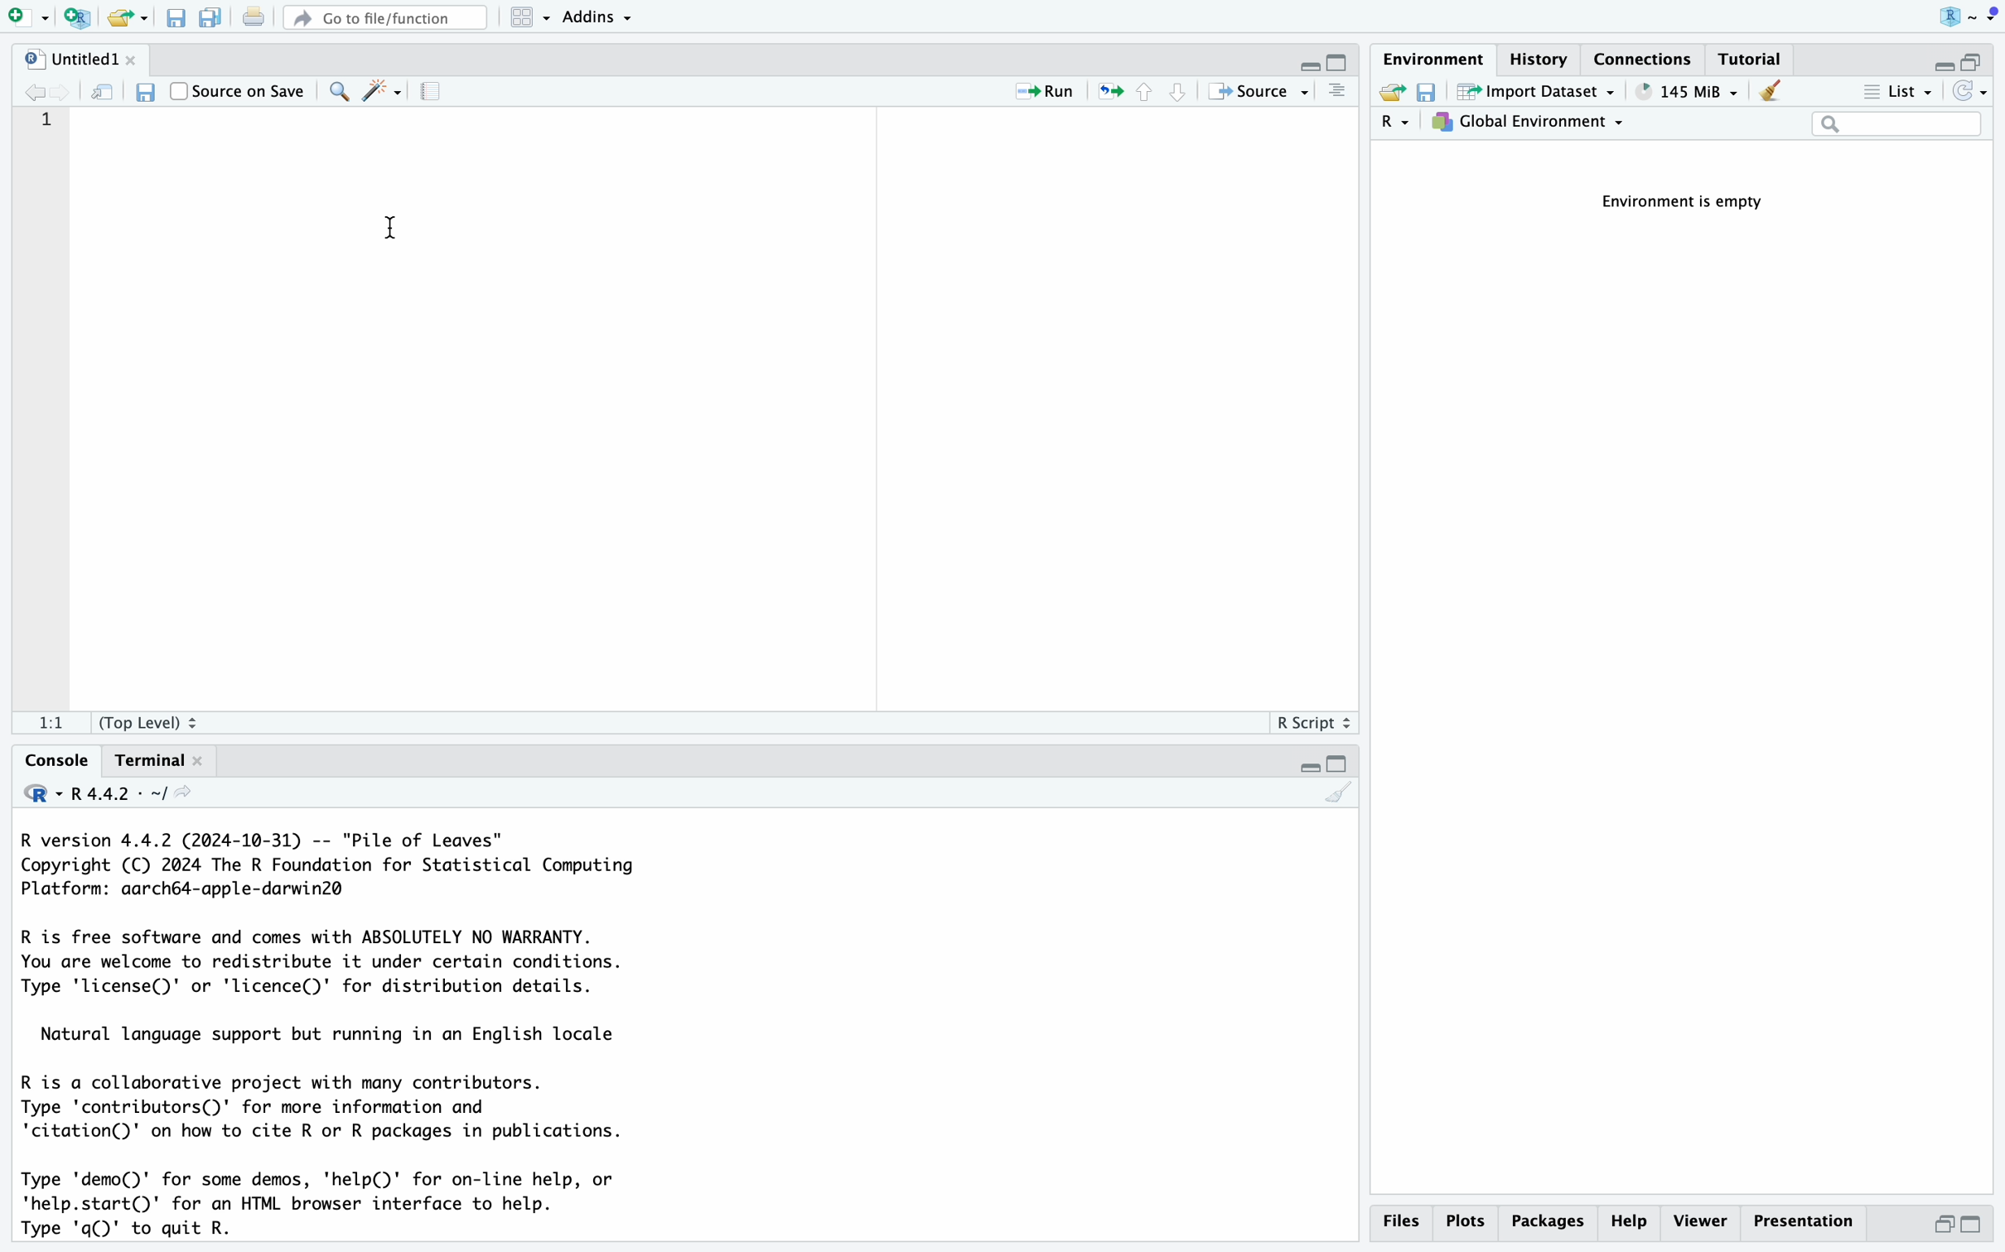 The height and width of the screenshot is (1252, 2005). I want to click on minimize, so click(1935, 58).